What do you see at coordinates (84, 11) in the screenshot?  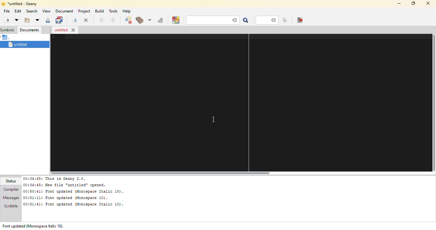 I see `project` at bounding box center [84, 11].